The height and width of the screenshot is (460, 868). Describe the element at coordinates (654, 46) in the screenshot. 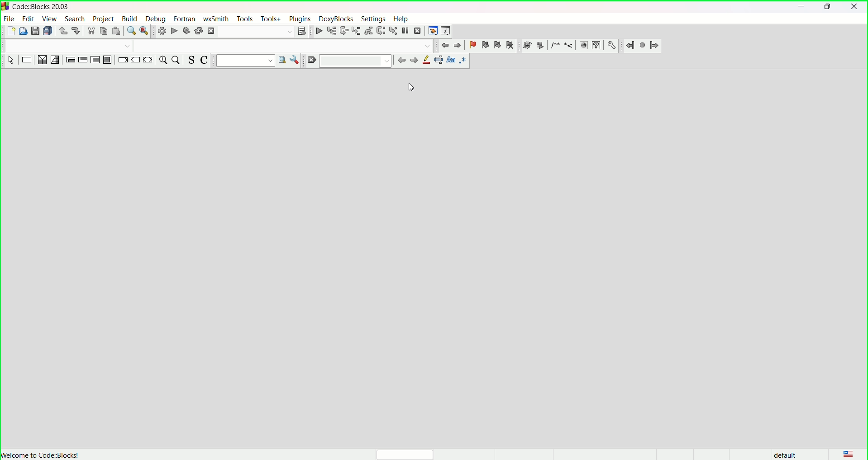

I see `jump forward` at that location.